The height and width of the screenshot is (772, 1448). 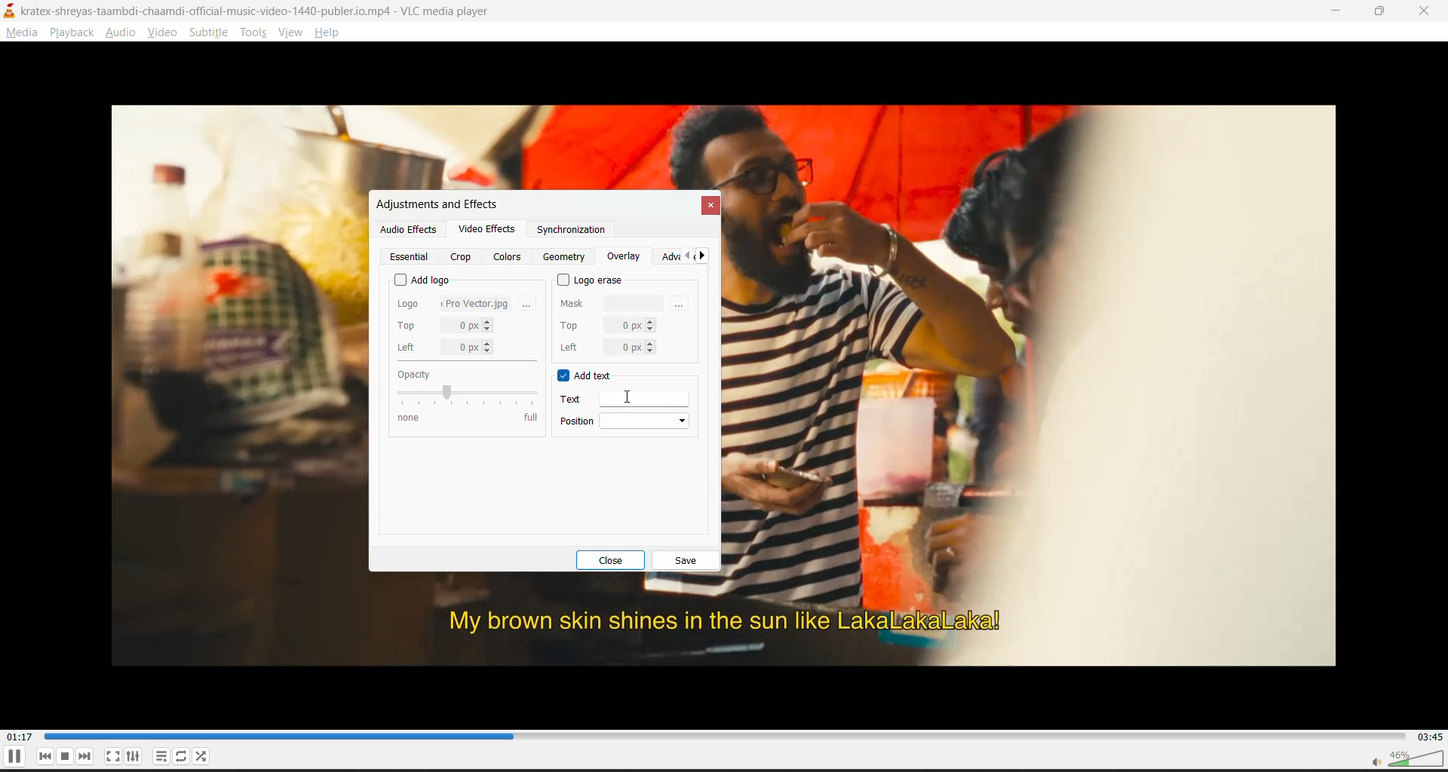 What do you see at coordinates (606, 347) in the screenshot?
I see `left` at bounding box center [606, 347].